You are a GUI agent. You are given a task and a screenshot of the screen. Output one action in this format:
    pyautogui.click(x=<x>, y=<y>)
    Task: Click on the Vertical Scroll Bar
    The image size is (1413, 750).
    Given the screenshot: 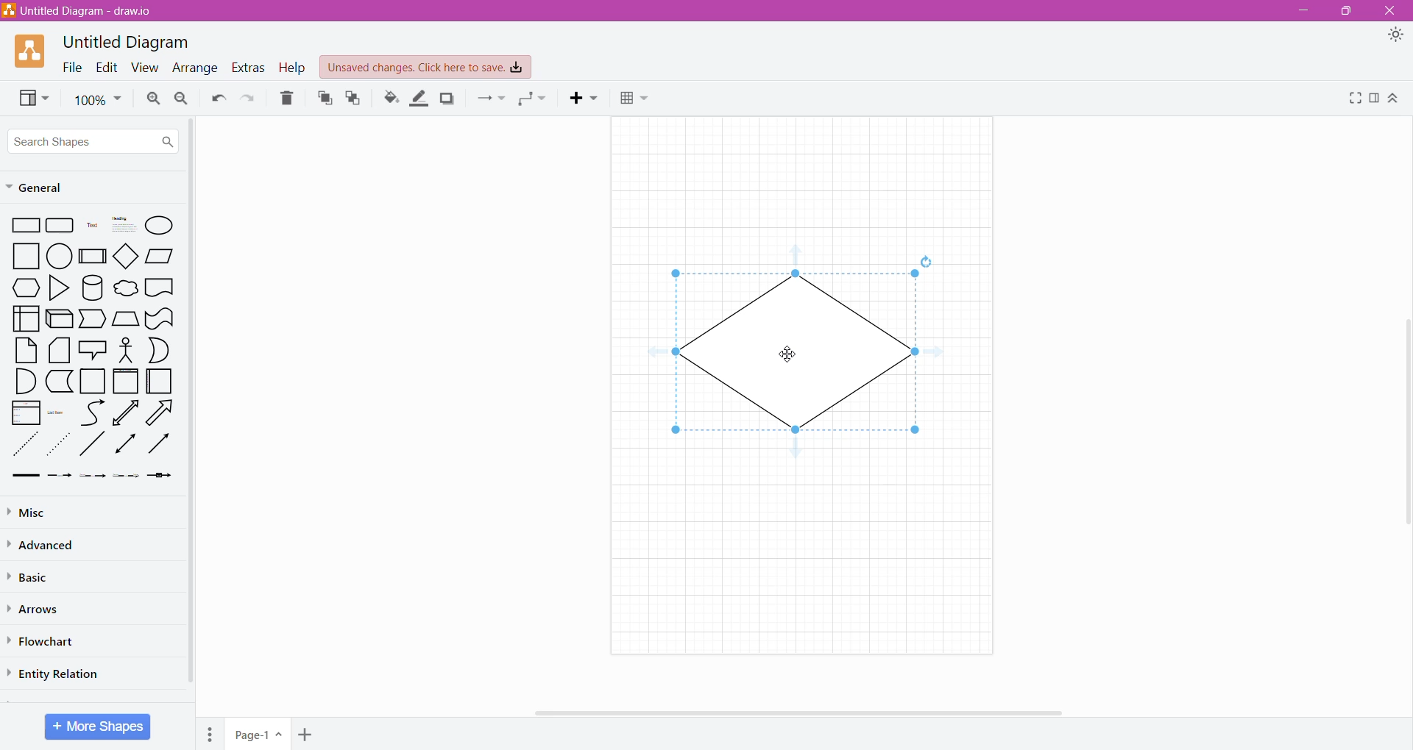 What is the action you would take?
    pyautogui.click(x=1403, y=418)
    